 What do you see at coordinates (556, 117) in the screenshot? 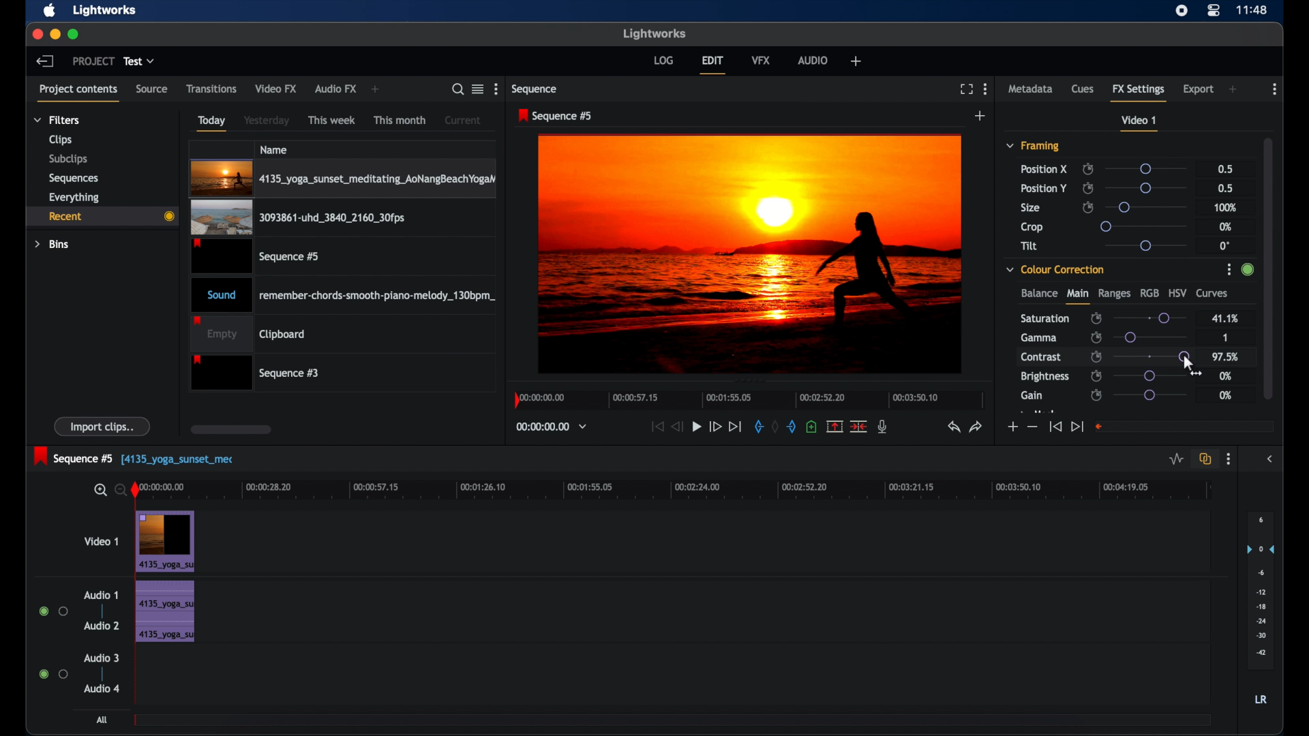
I see `sequence 5` at bounding box center [556, 117].